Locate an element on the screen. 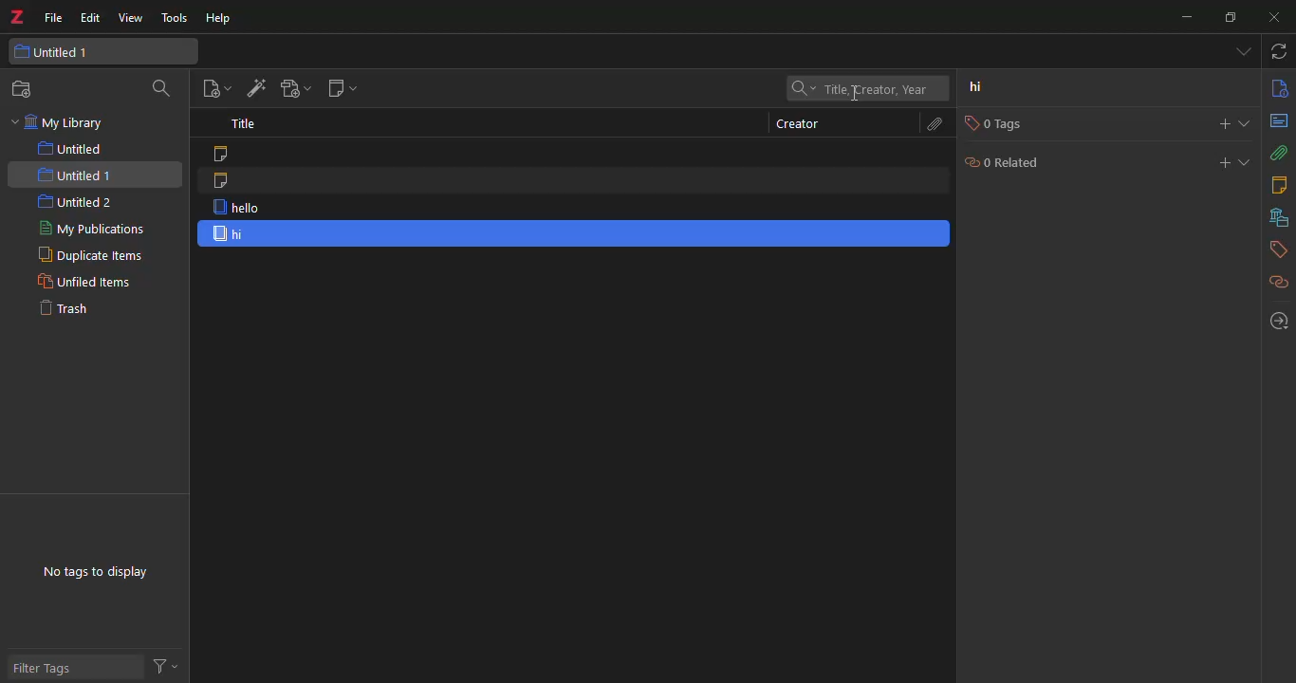 The height and width of the screenshot is (683, 1296). untitled 1 is located at coordinates (76, 175).